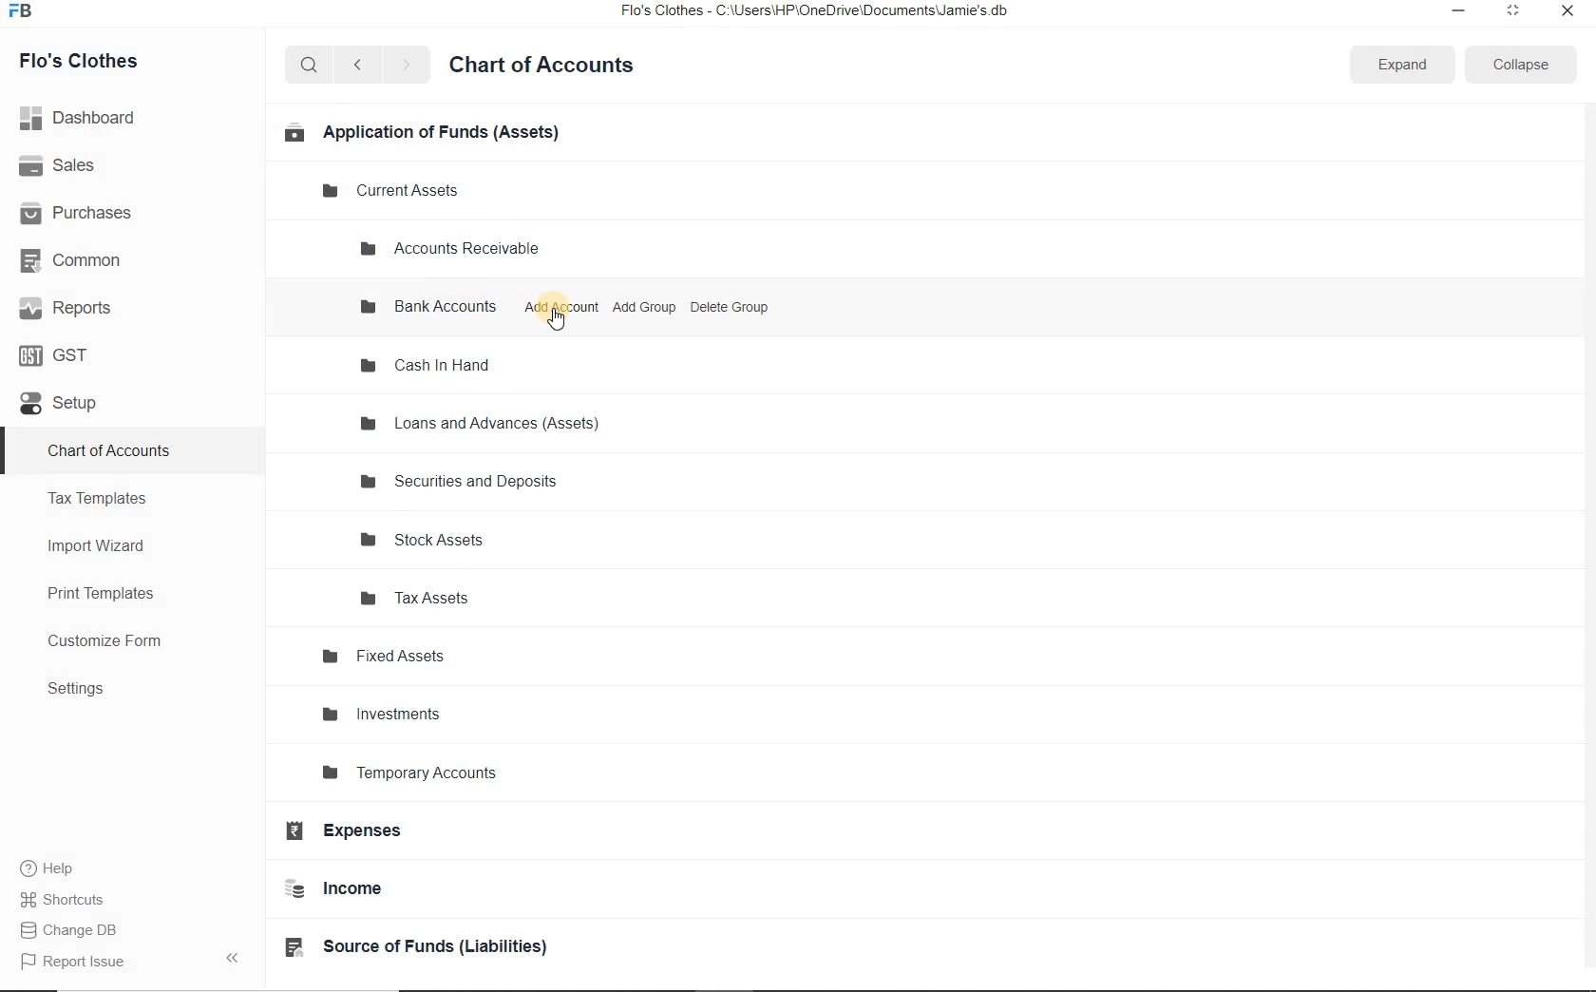 The height and width of the screenshot is (992, 1596). Describe the element at coordinates (358, 893) in the screenshot. I see `Income` at that location.